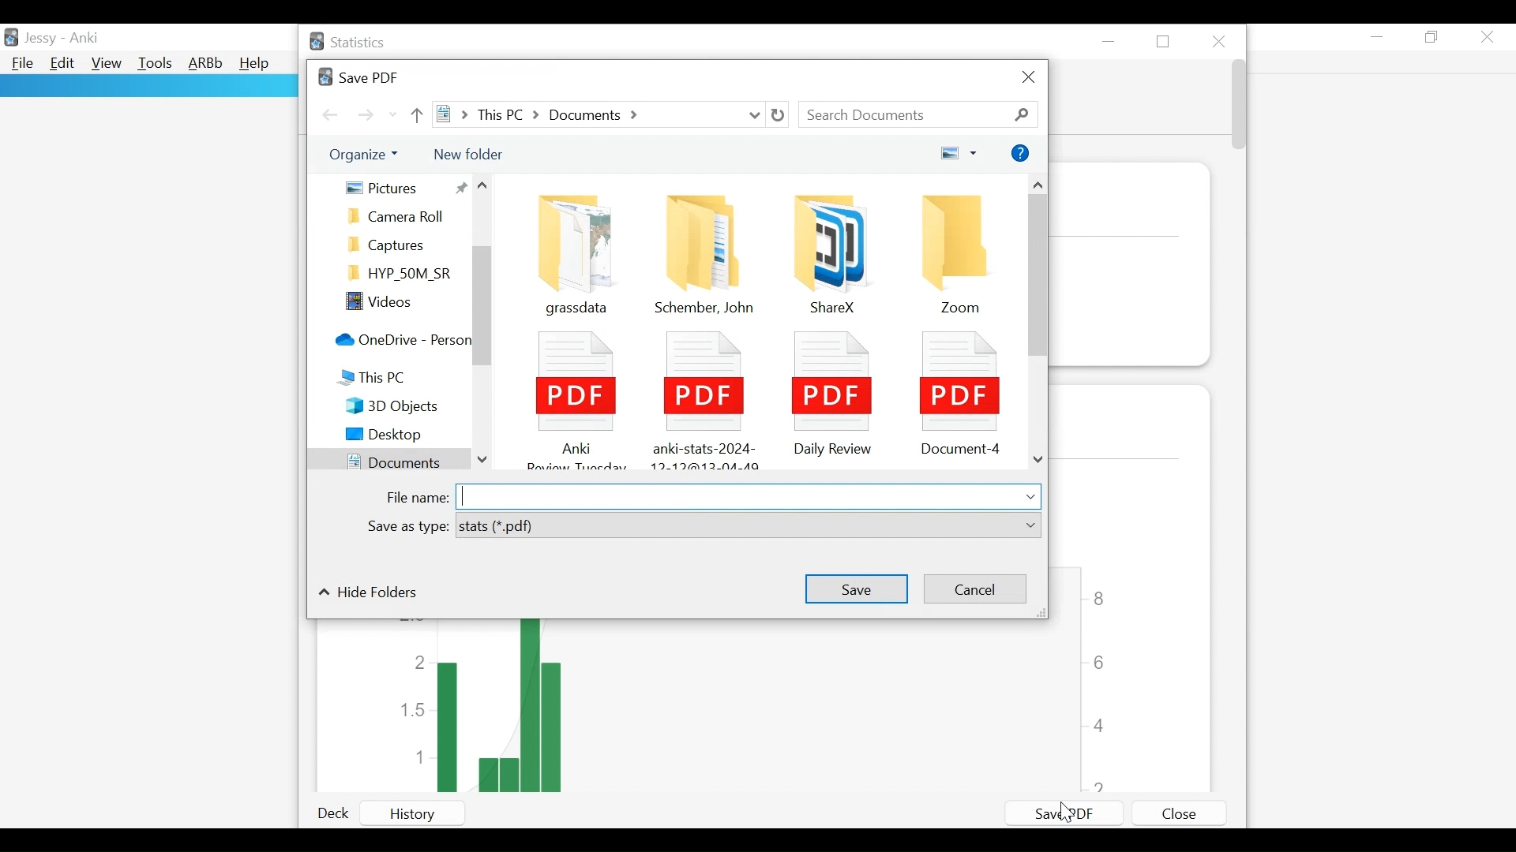  Describe the element at coordinates (416, 498) in the screenshot. I see `` at that location.